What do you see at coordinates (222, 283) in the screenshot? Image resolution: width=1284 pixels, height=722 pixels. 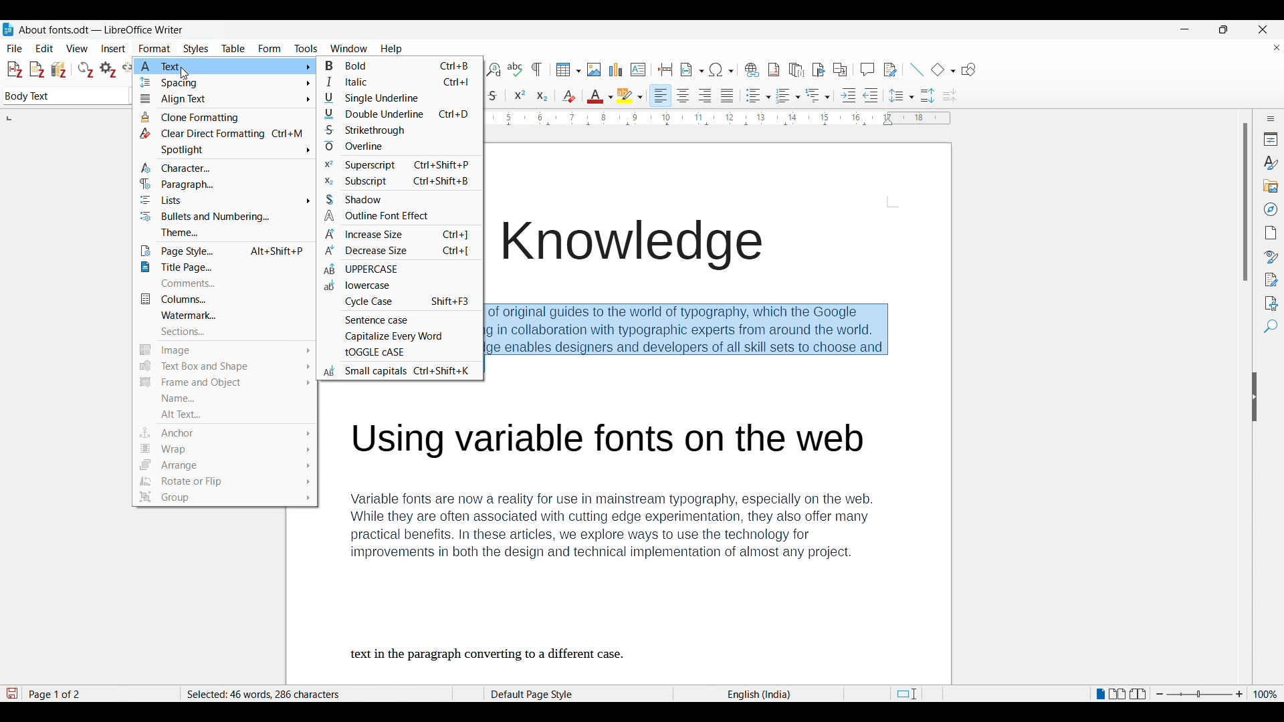 I see `Comments` at bounding box center [222, 283].